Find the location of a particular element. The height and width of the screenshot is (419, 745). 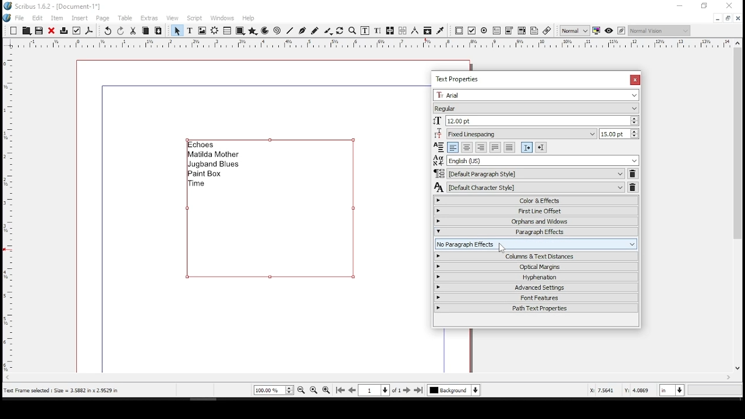

echoes is located at coordinates (203, 144).